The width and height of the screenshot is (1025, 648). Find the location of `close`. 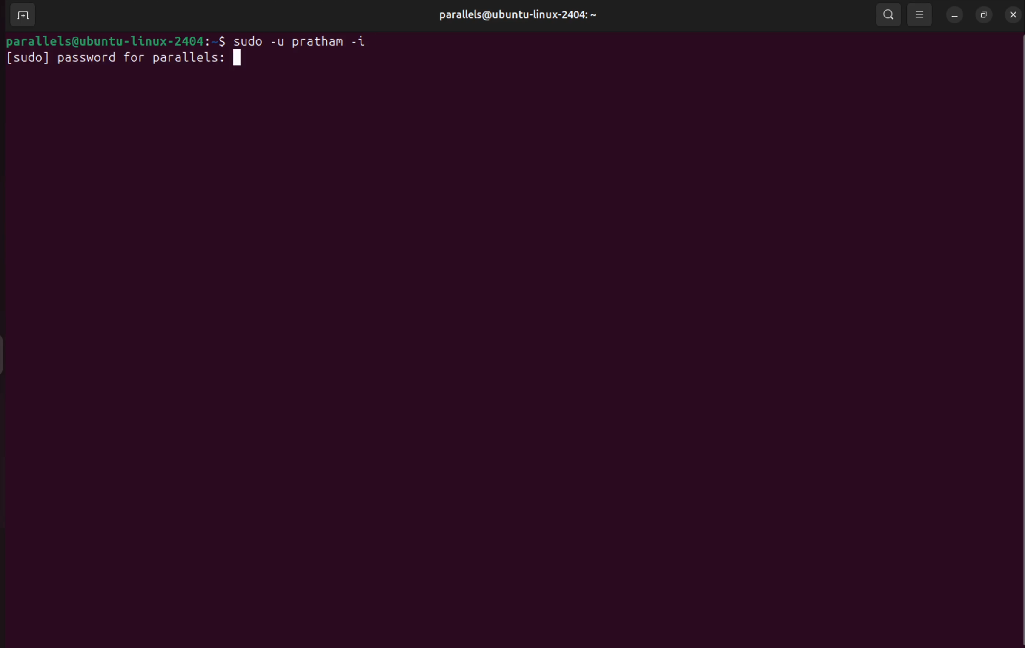

close is located at coordinates (1011, 14).